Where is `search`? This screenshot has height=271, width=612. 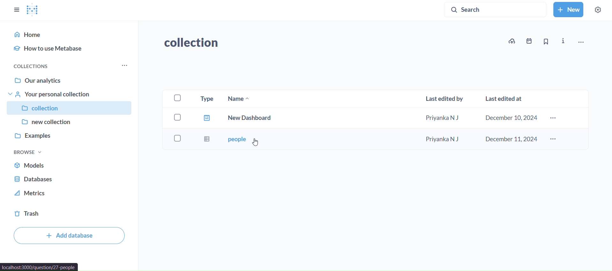
search is located at coordinates (495, 10).